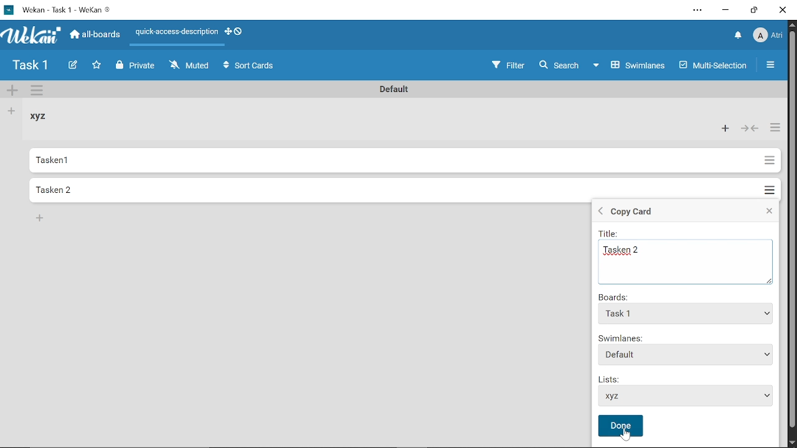  I want to click on Search, so click(560, 65).